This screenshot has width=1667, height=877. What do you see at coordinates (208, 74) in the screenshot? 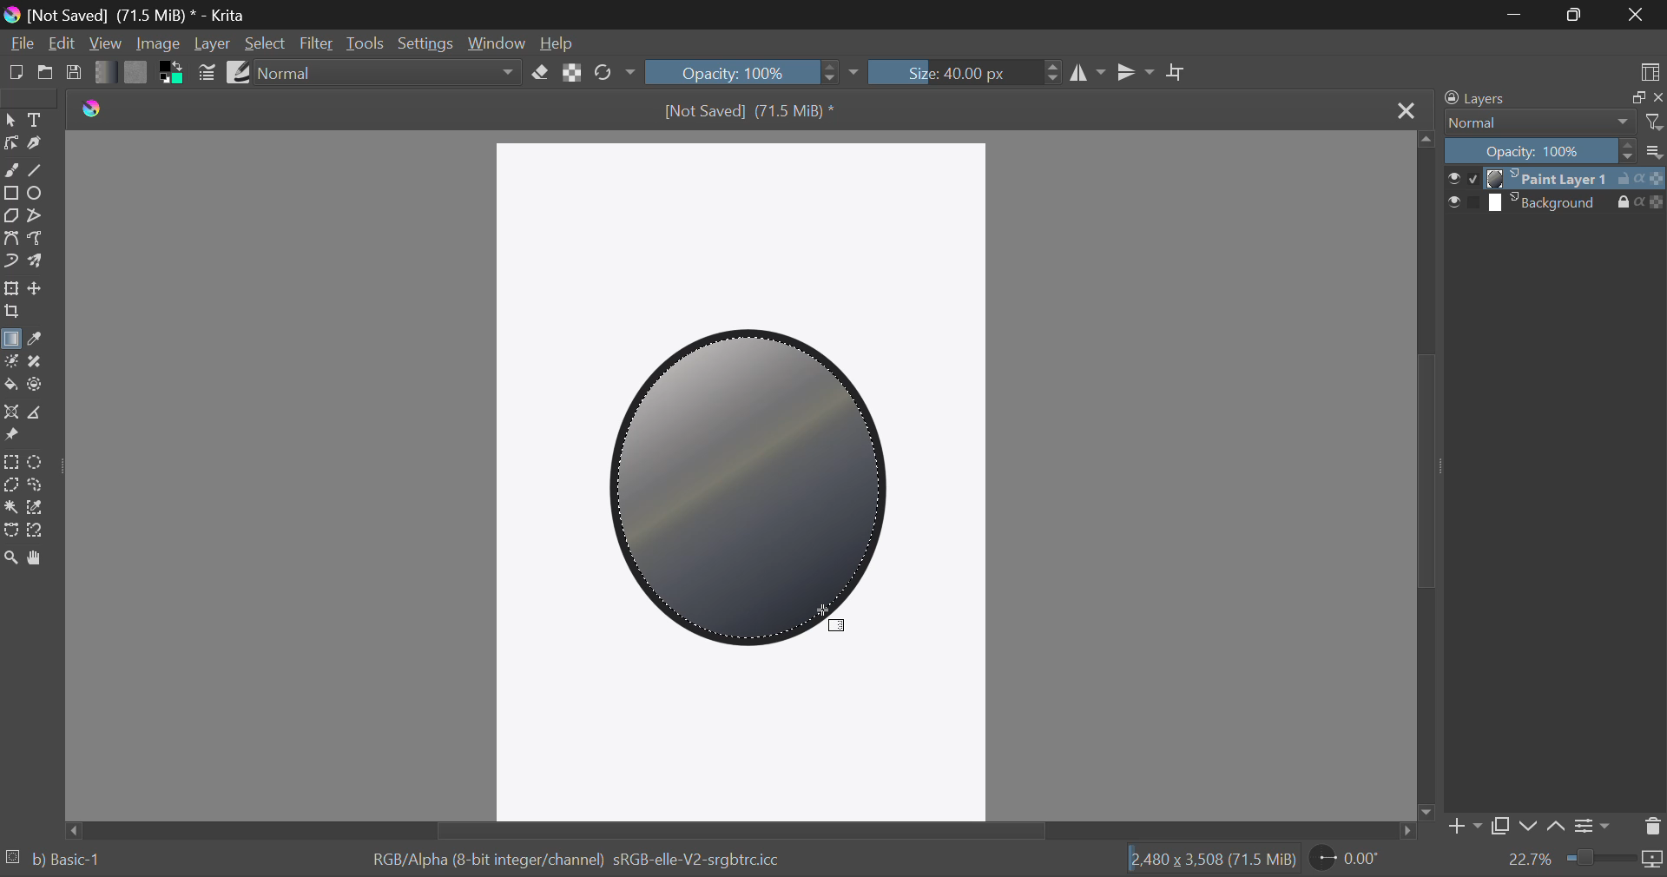
I see `Brush Settings` at bounding box center [208, 74].